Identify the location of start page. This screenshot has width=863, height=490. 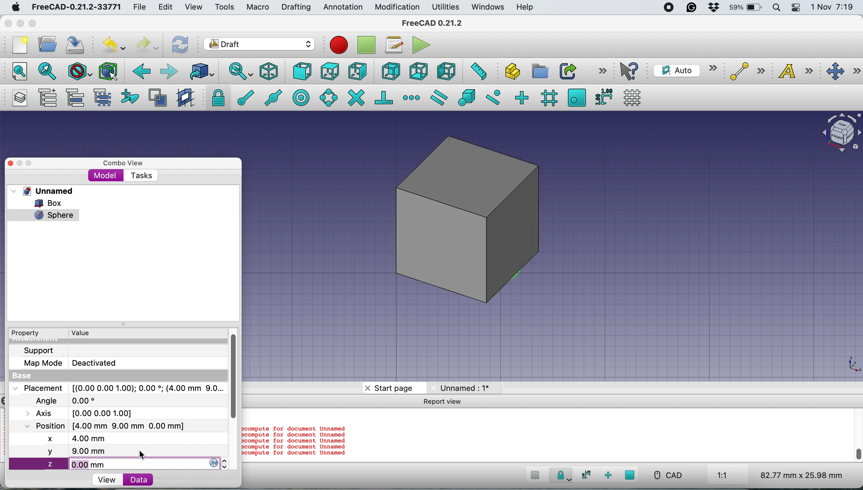
(396, 388).